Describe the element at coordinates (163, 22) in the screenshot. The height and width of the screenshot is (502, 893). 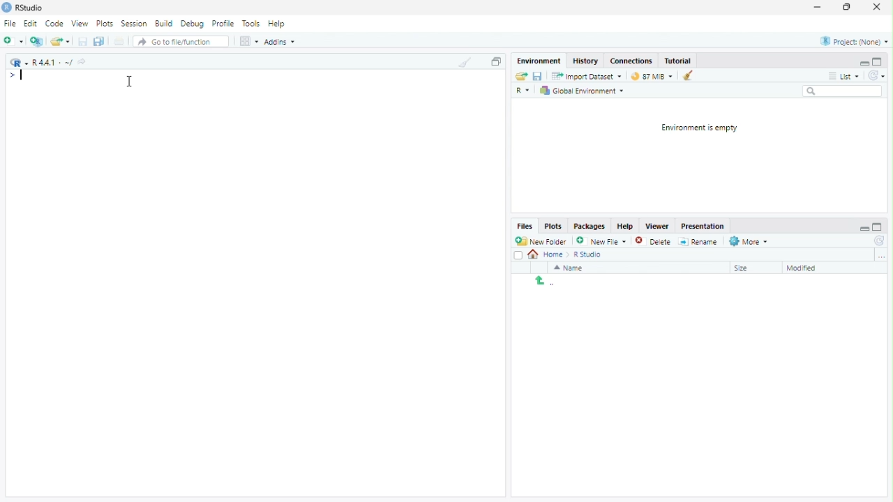
I see `Build` at that location.